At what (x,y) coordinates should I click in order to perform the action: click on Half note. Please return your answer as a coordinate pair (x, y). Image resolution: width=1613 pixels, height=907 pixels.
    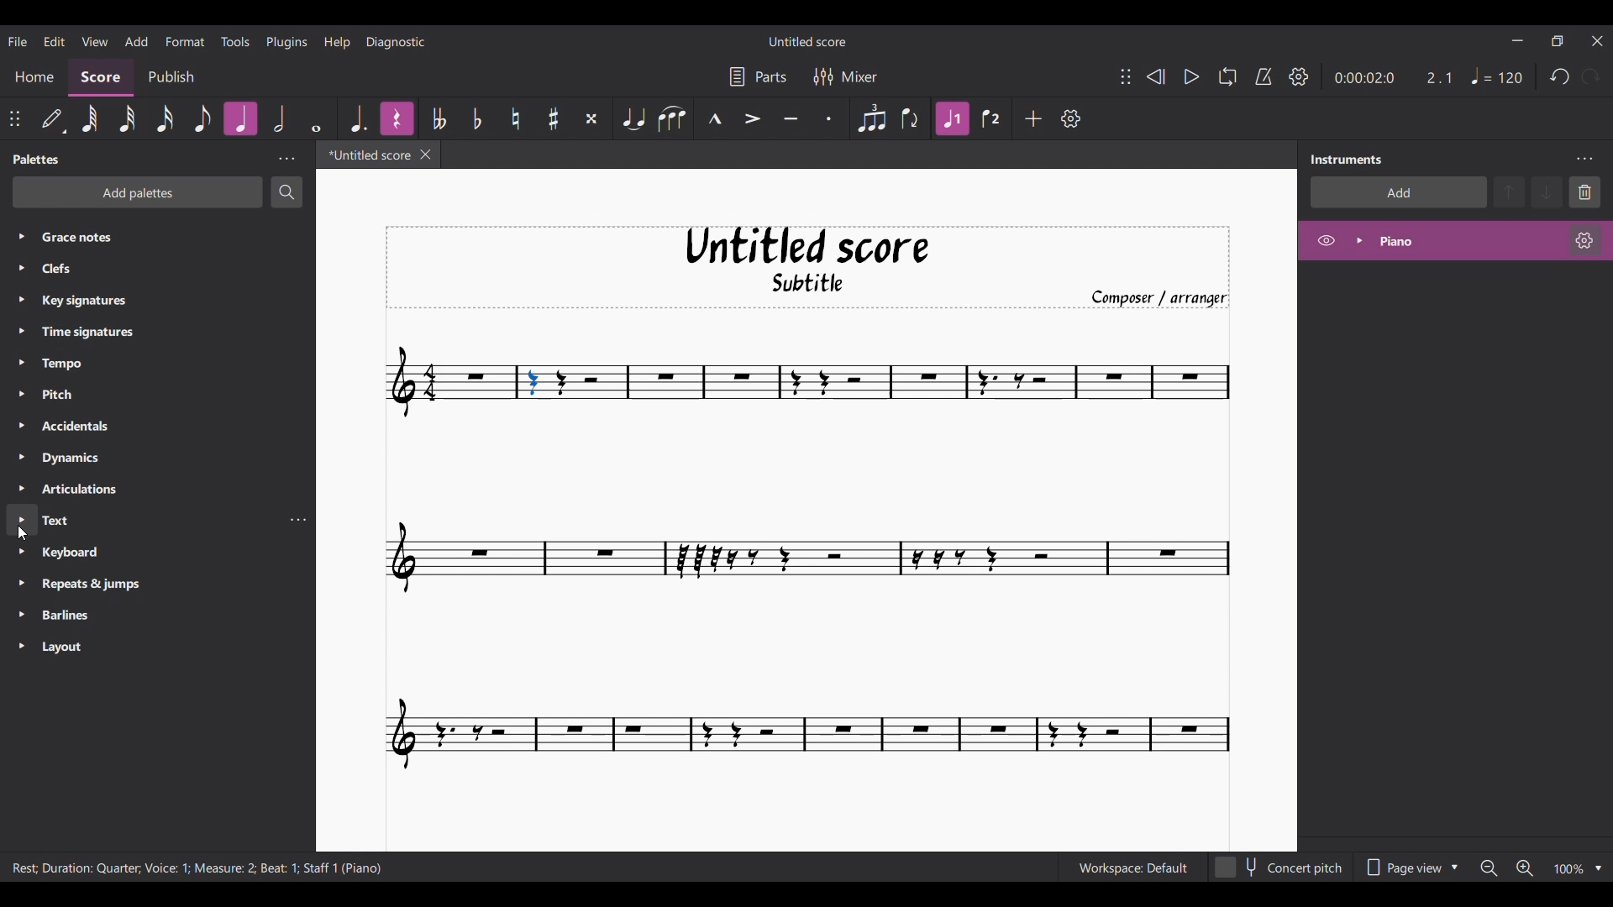
    Looking at the image, I should click on (279, 118).